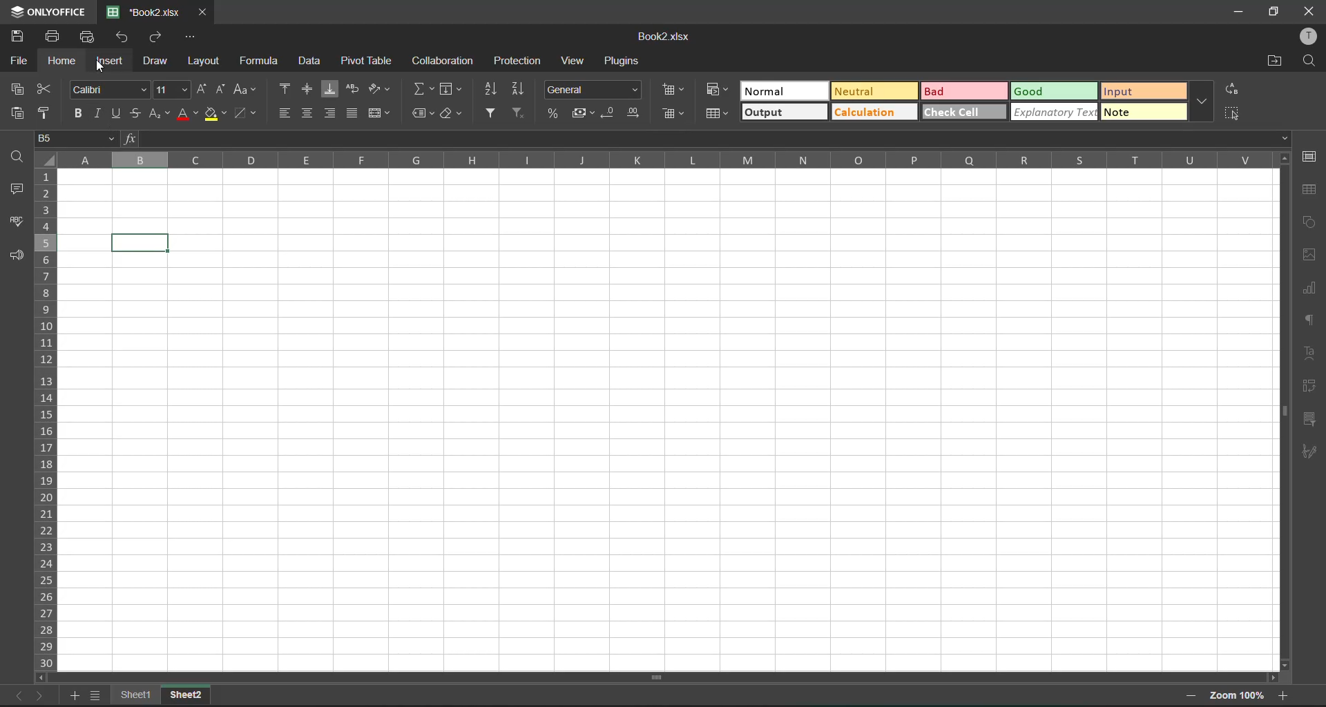 This screenshot has width=1326, height=707. What do you see at coordinates (17, 112) in the screenshot?
I see `paste` at bounding box center [17, 112].